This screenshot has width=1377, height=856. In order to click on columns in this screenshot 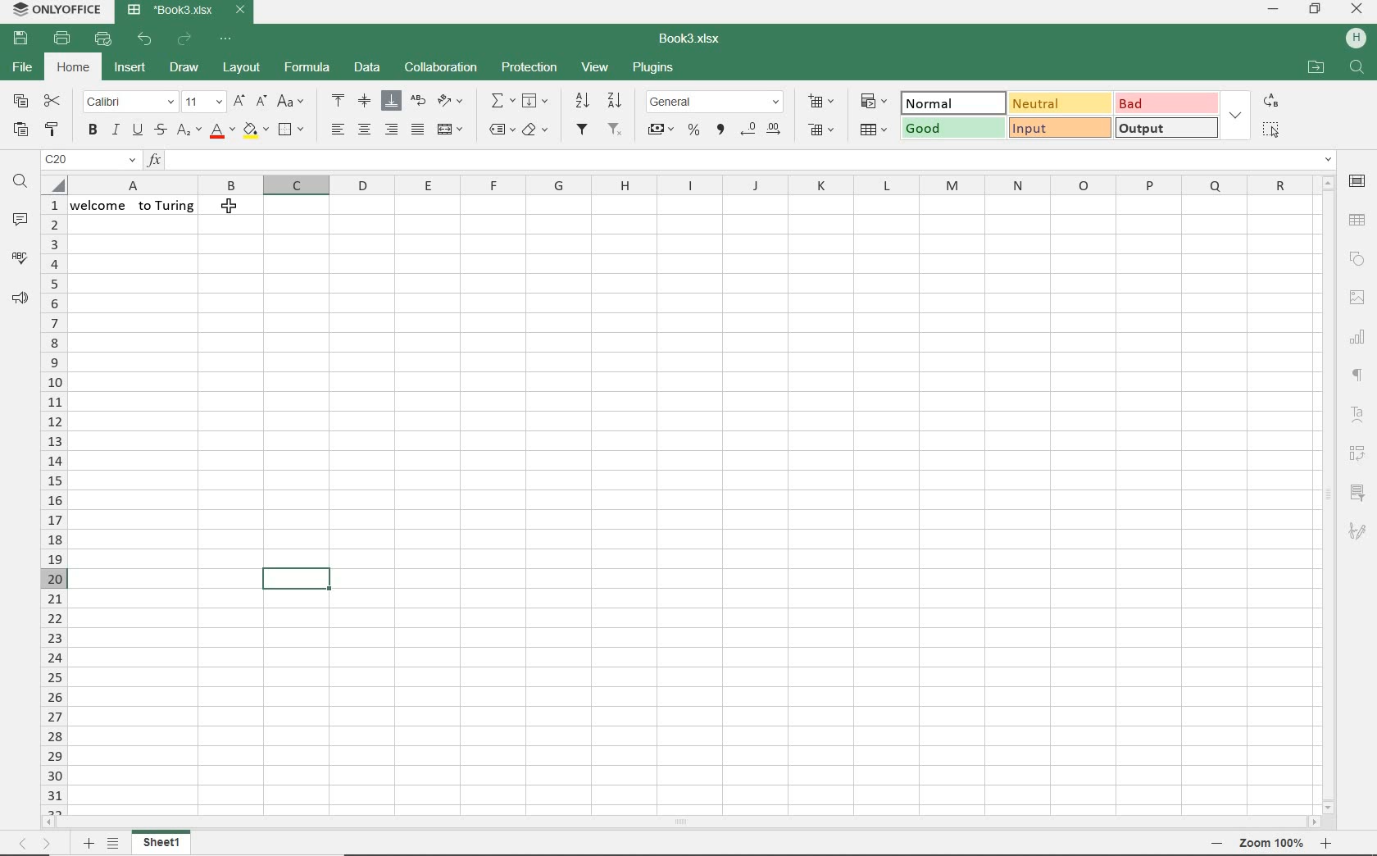, I will do `click(677, 186)`.